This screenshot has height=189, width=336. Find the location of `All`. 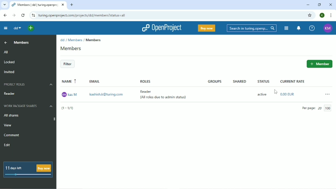

All is located at coordinates (28, 52).